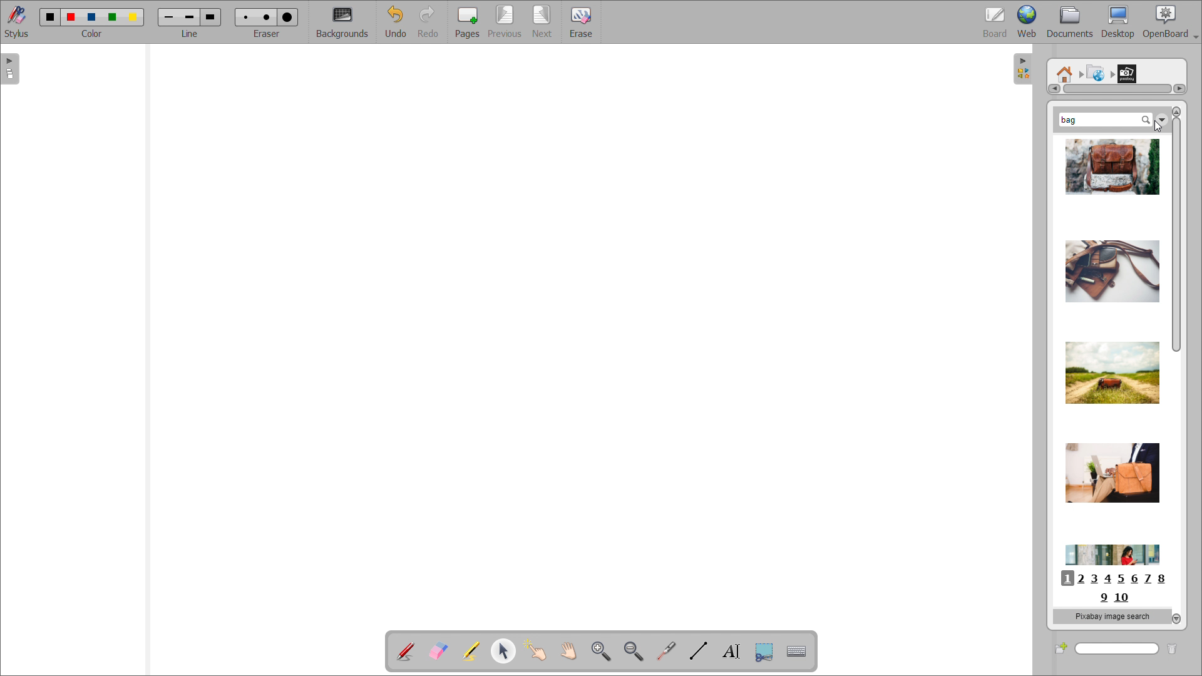 The width and height of the screenshot is (1202, 676). I want to click on eraser, so click(269, 33).